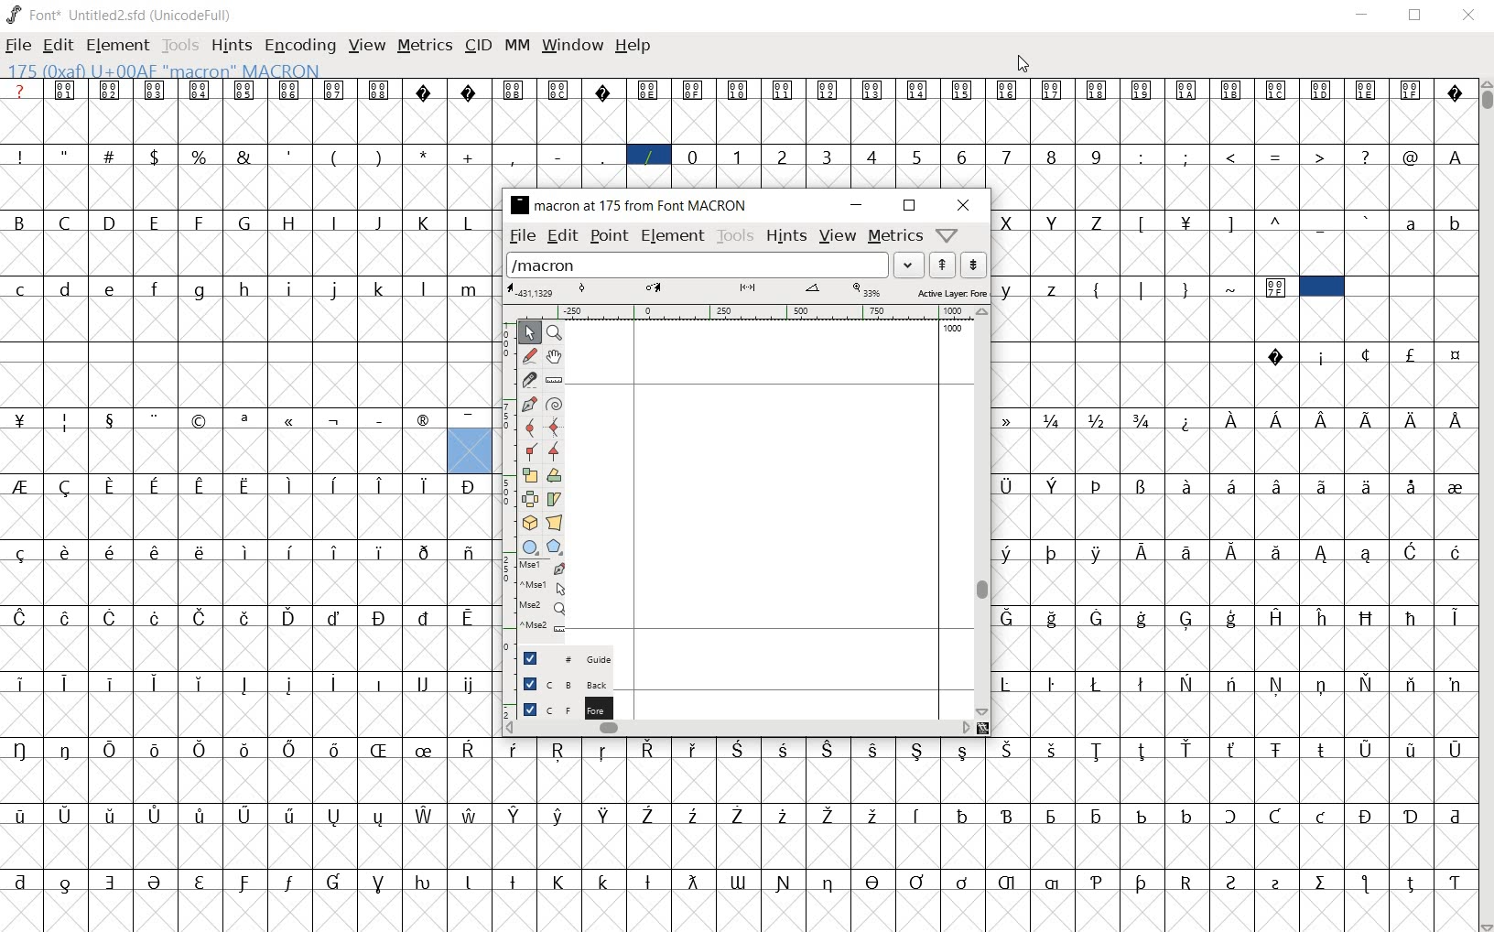 This screenshot has height=932, width=1494. I want to click on !, so click(20, 156).